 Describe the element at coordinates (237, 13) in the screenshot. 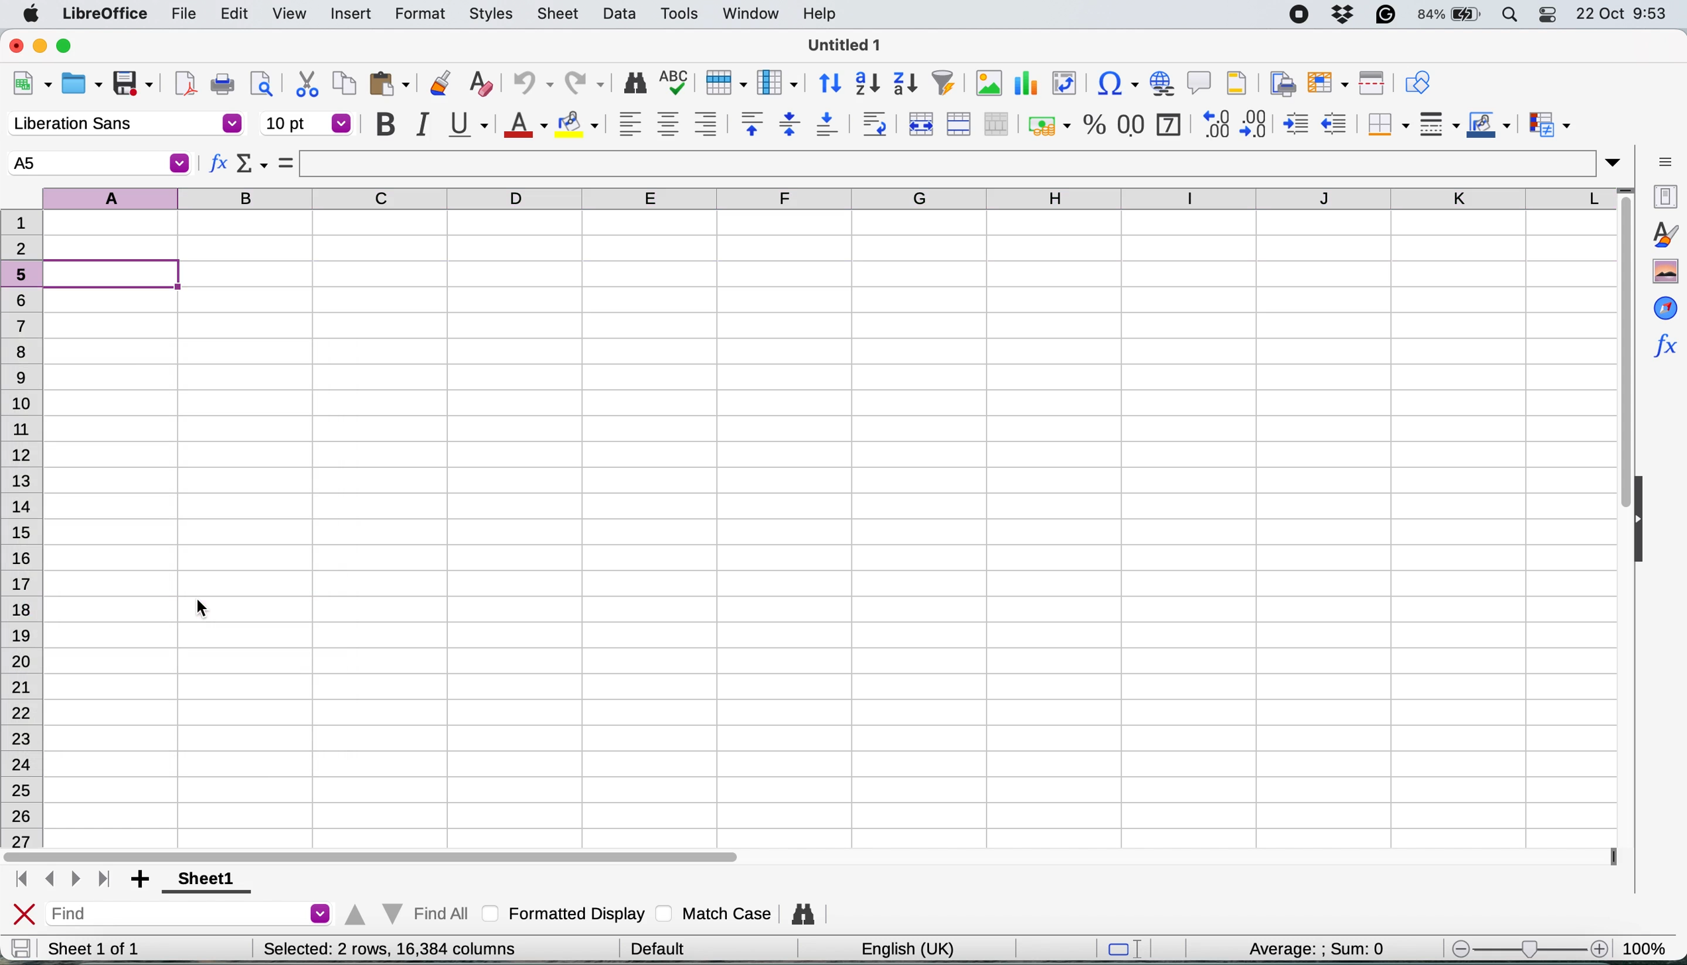

I see `edit` at that location.